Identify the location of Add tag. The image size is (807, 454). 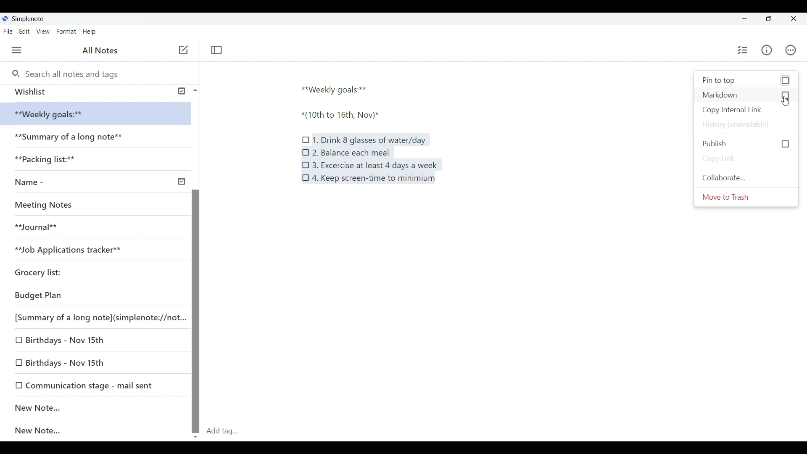
(504, 431).